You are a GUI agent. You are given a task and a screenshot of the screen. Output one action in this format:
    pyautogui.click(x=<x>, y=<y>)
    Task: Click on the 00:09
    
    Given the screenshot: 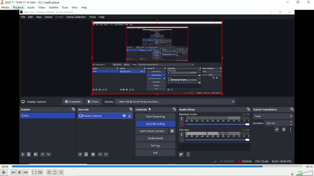 What is the action you would take?
    pyautogui.click(x=5, y=166)
    